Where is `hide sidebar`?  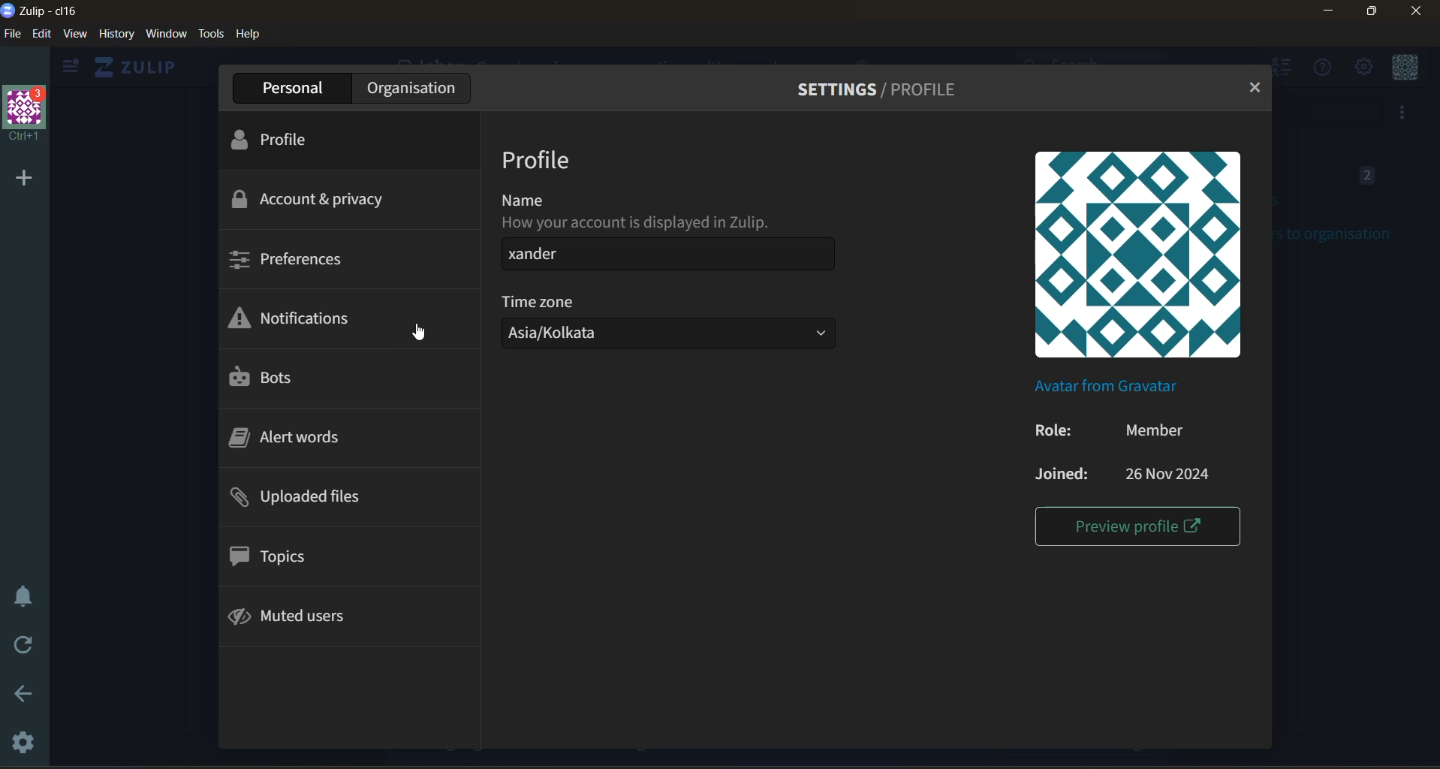 hide sidebar is located at coordinates (67, 69).